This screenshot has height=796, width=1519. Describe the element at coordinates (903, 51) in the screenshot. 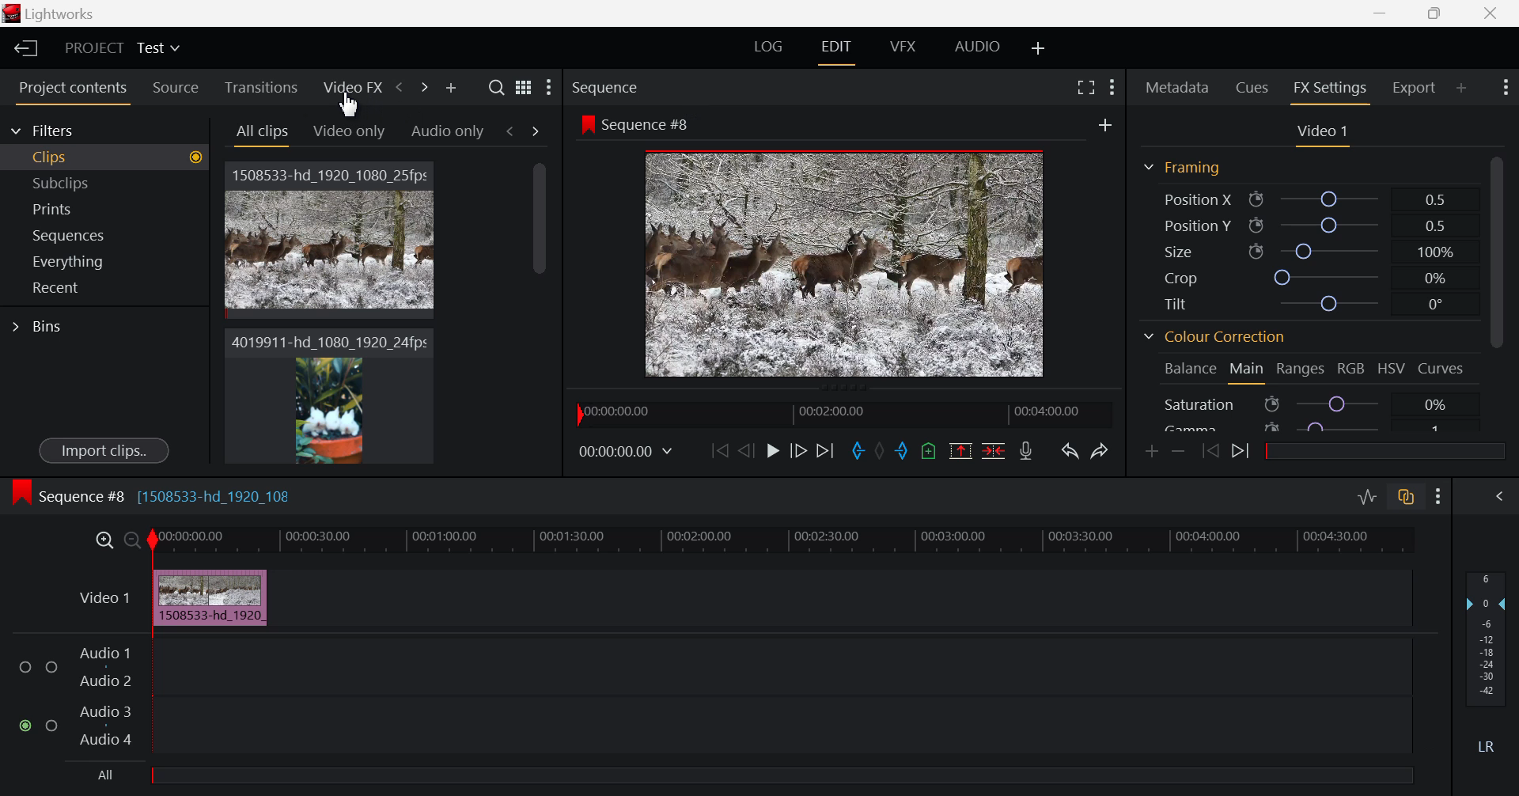

I see `VFX` at that location.